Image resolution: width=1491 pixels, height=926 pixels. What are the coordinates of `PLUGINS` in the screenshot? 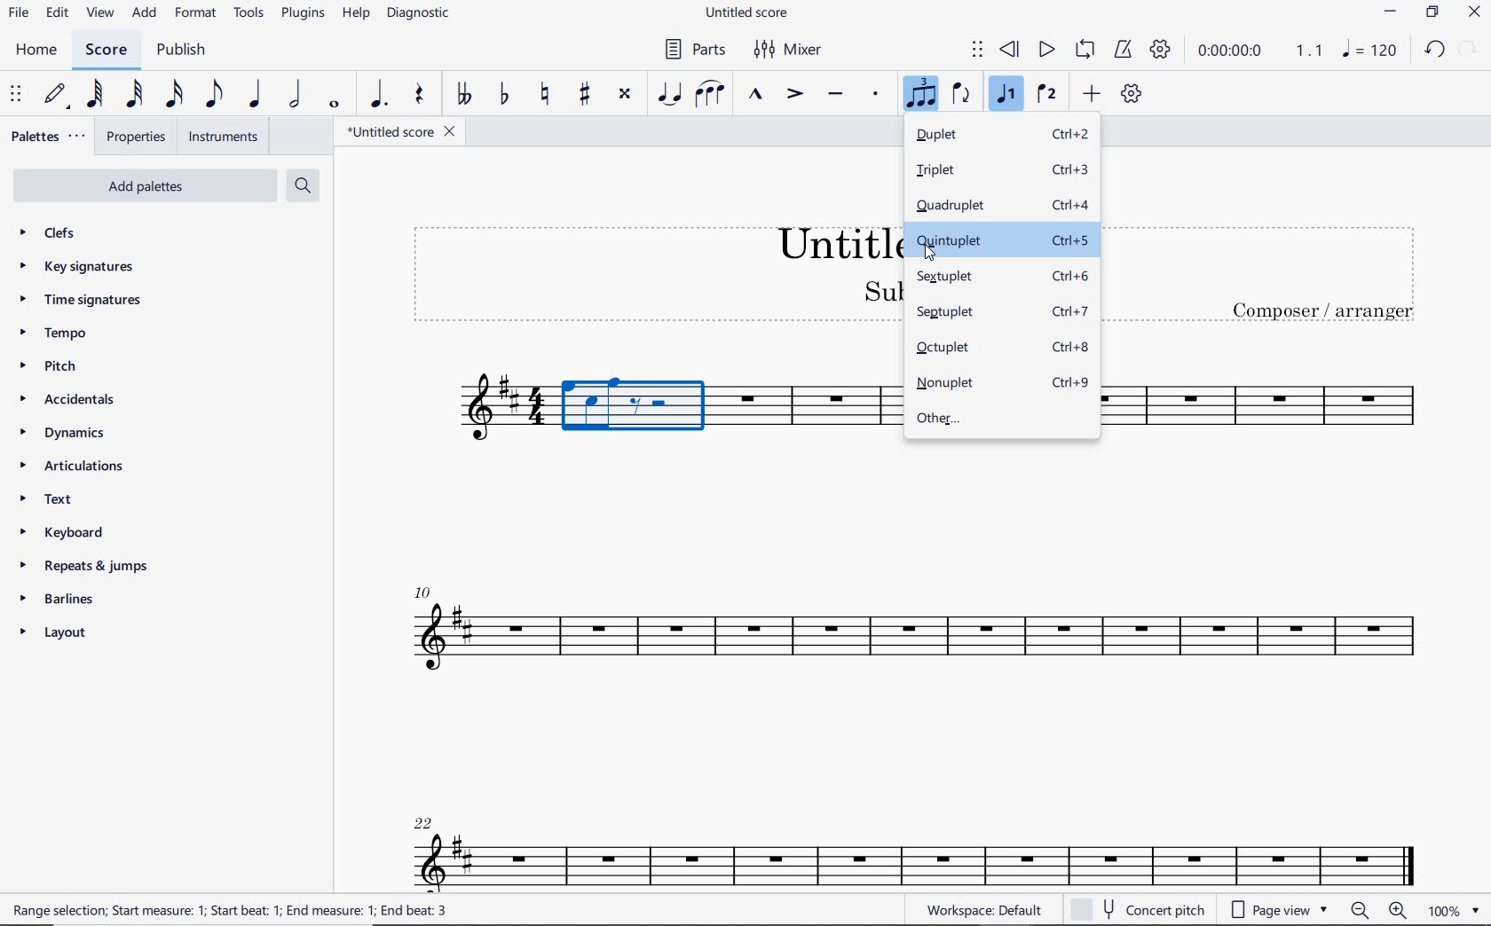 It's located at (303, 14).